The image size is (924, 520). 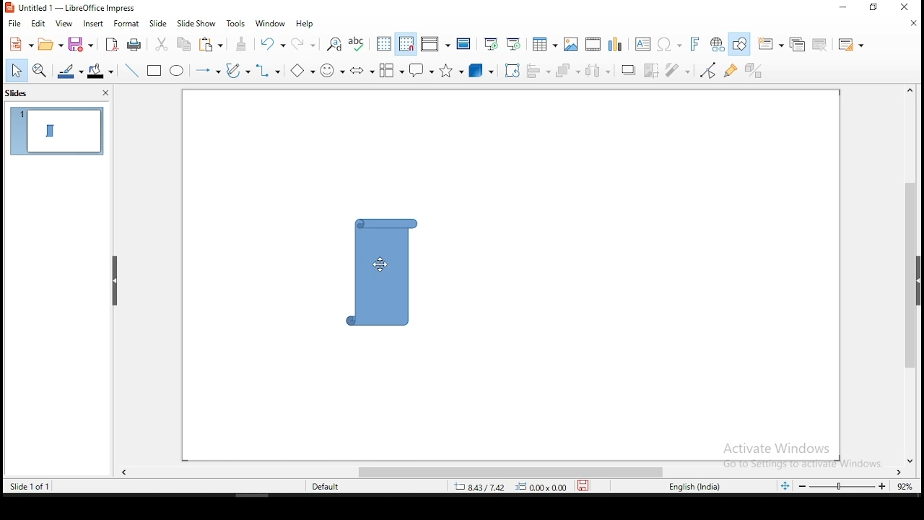 What do you see at coordinates (493, 43) in the screenshot?
I see `start from first slide` at bounding box center [493, 43].